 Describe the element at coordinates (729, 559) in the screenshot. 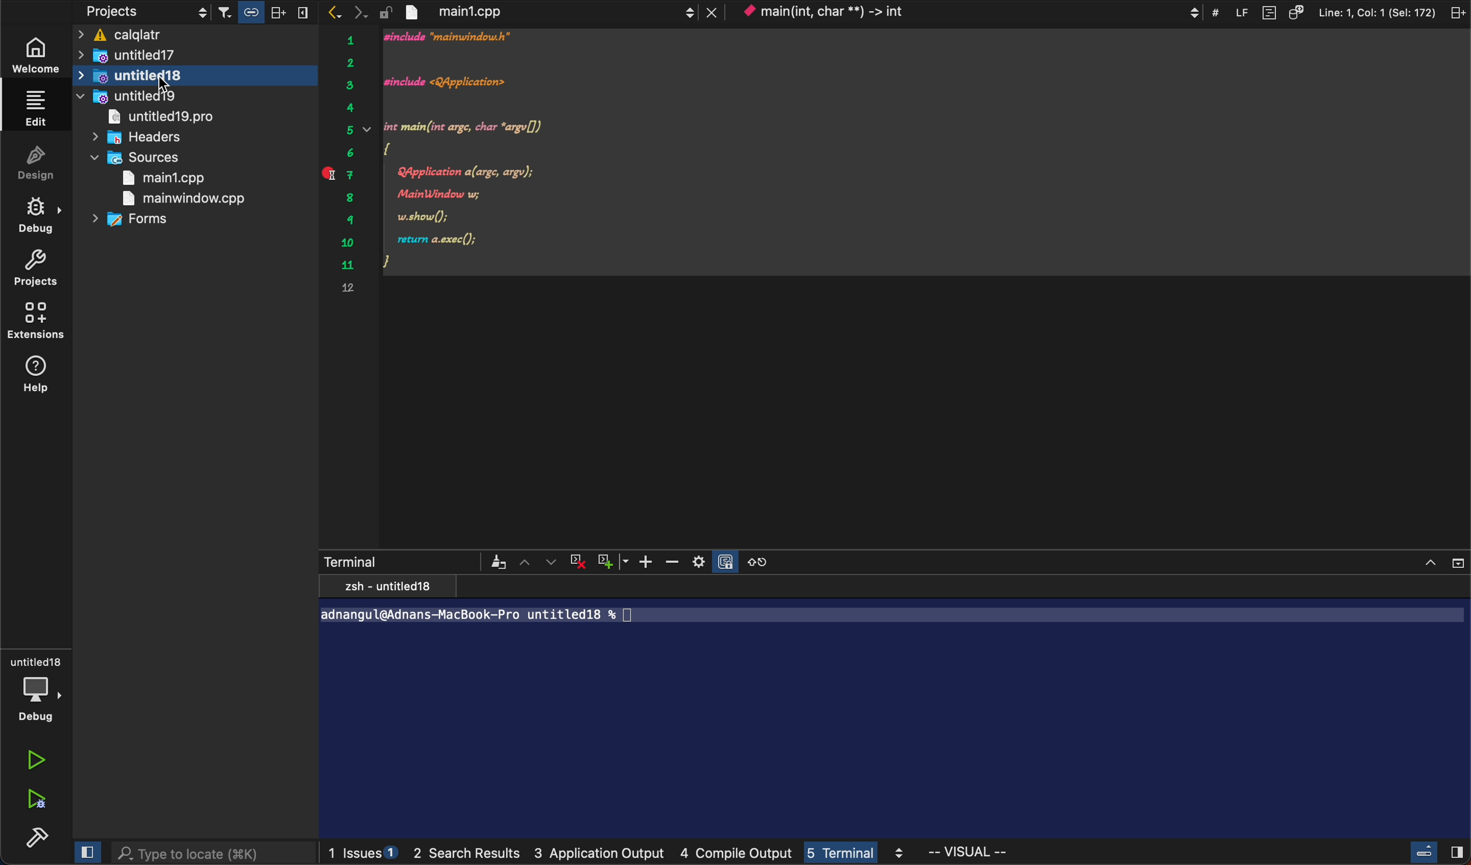

I see `` at that location.